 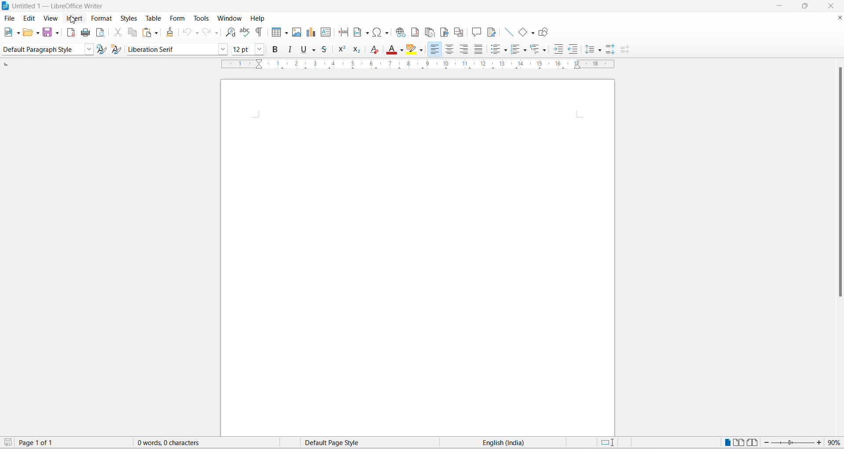 I want to click on subscript, so click(x=360, y=51).